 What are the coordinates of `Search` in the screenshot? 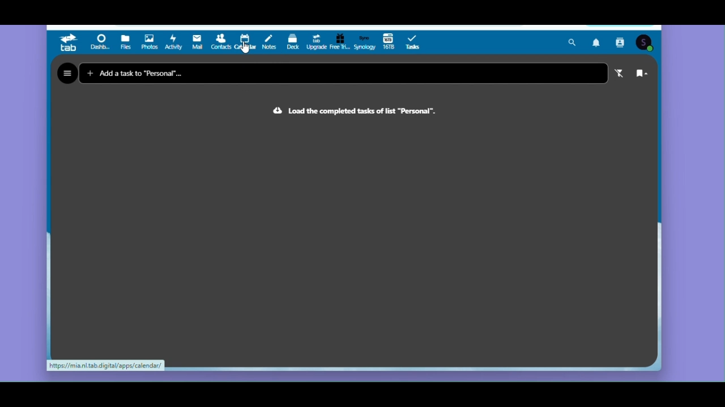 It's located at (572, 42).